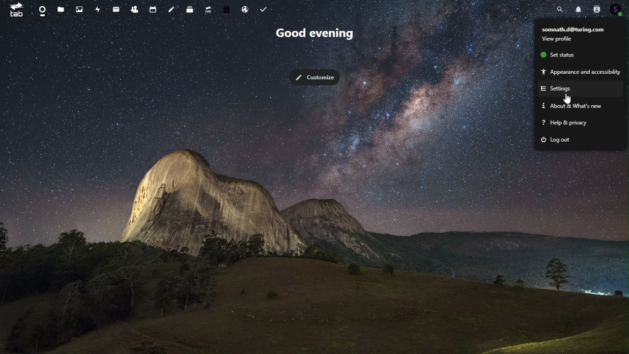 The height and width of the screenshot is (354, 629). What do you see at coordinates (314, 78) in the screenshot?
I see `customize` at bounding box center [314, 78].